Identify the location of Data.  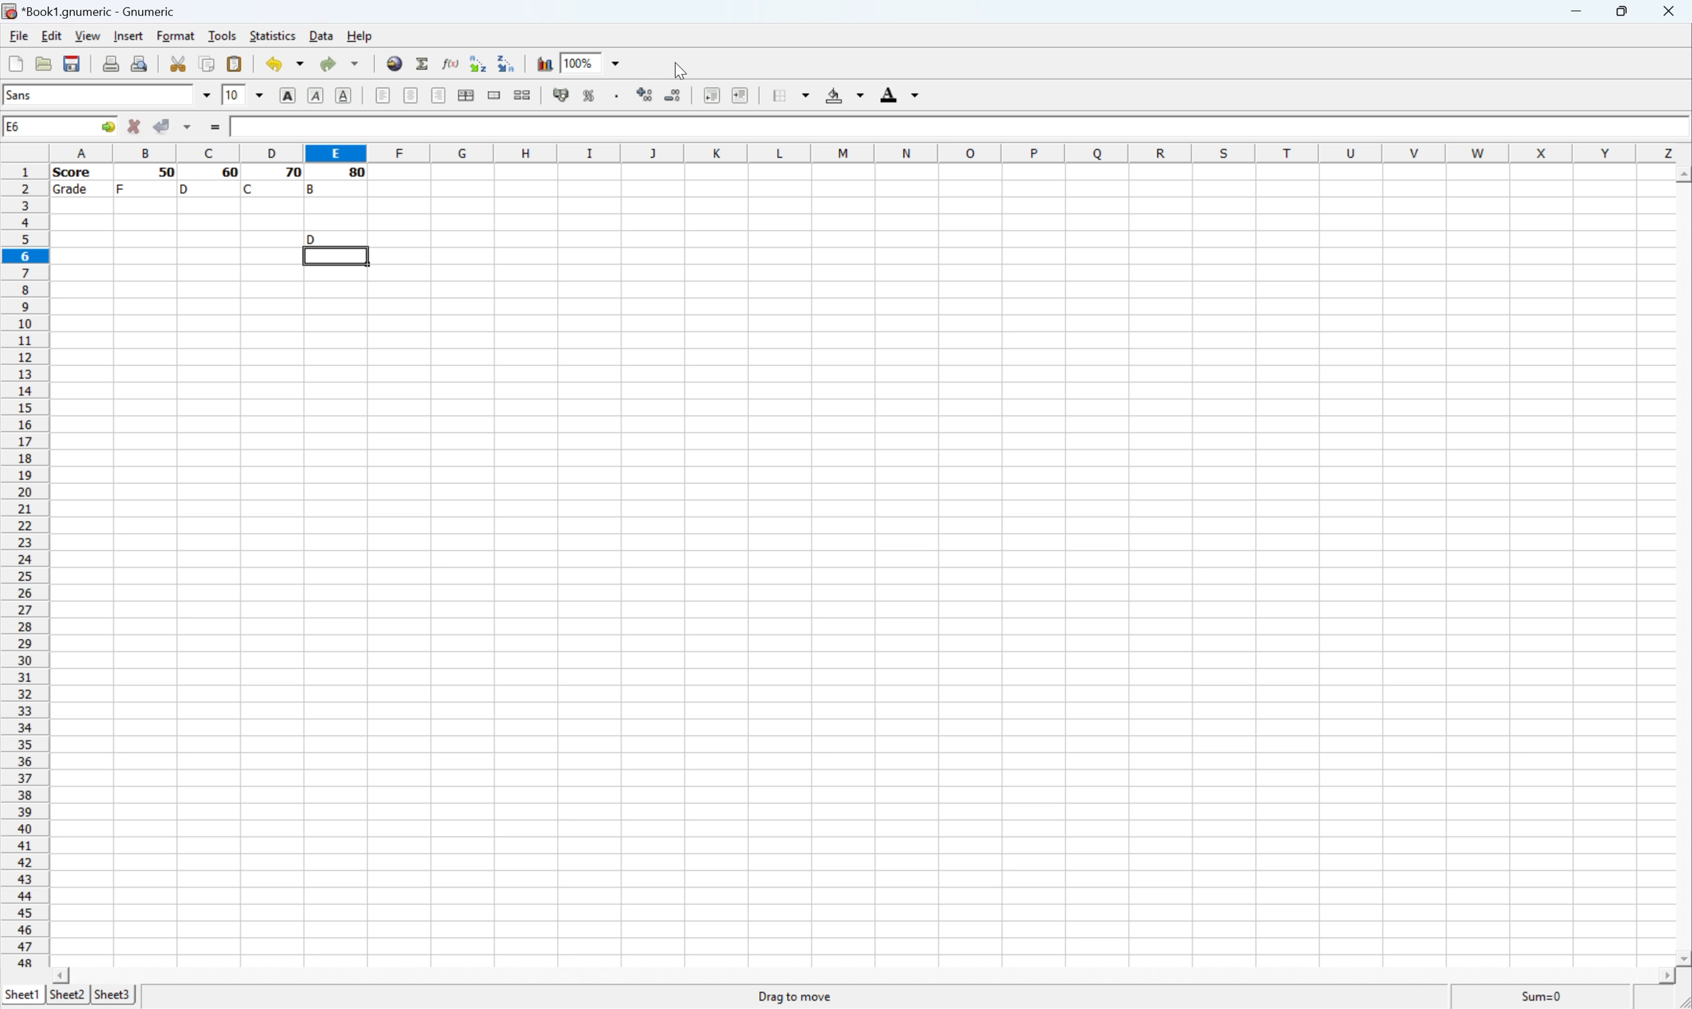
(320, 35).